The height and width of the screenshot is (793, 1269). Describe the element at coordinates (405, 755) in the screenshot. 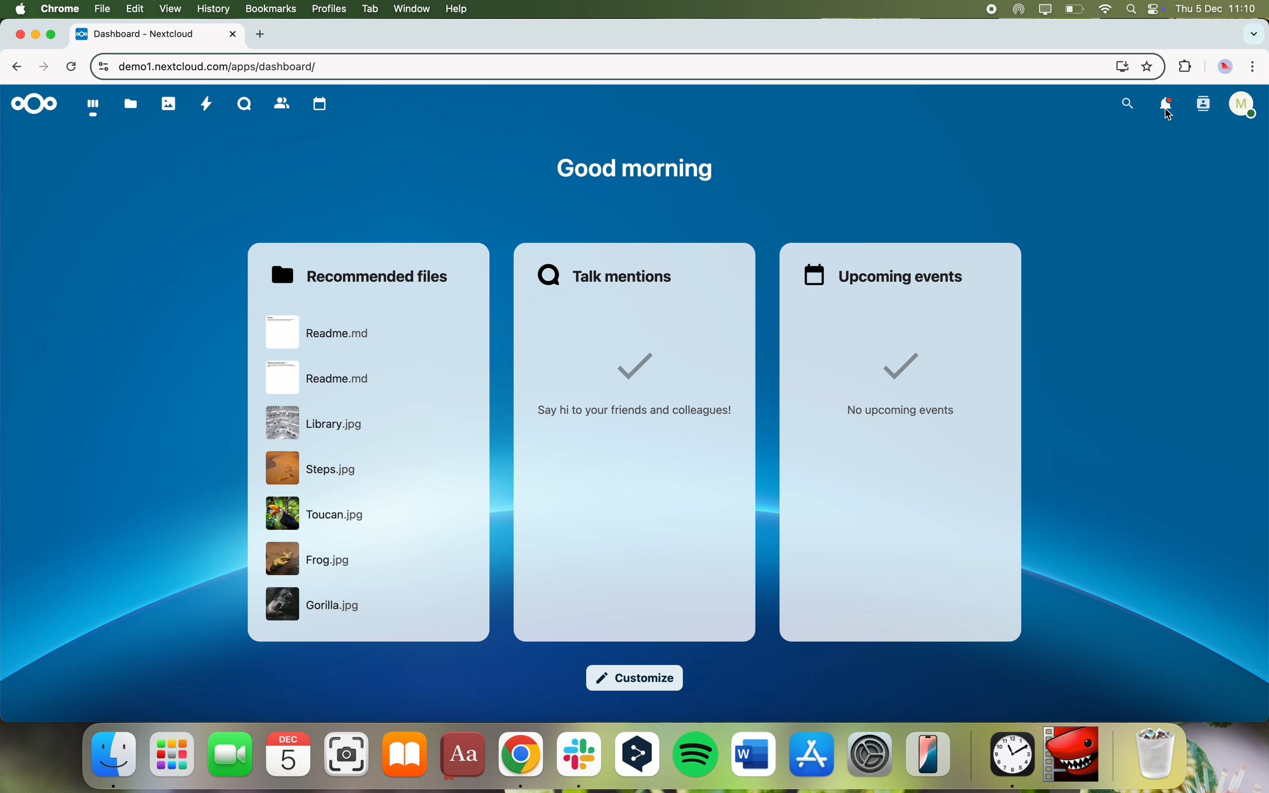

I see `iBooks` at that location.